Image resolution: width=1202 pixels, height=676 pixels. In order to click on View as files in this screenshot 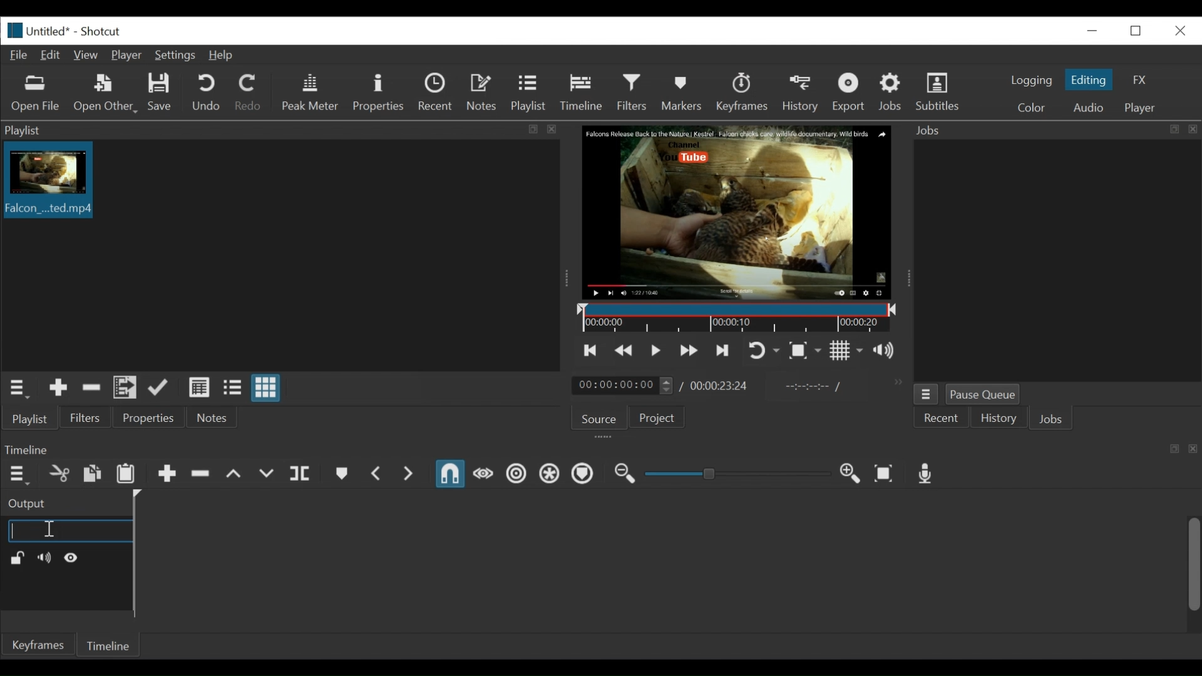, I will do `click(232, 389)`.